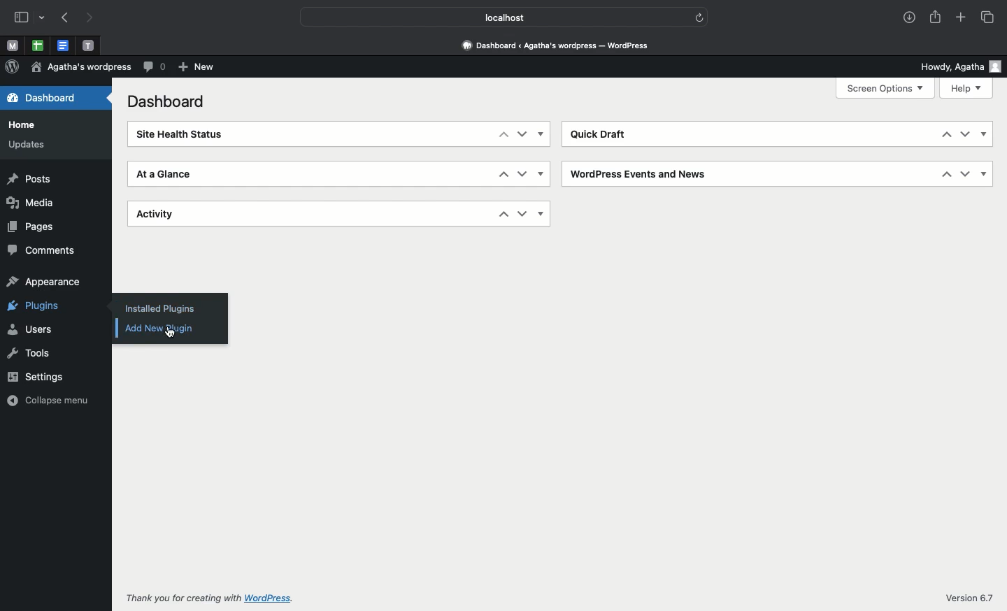  I want to click on Add new plugin, so click(161, 329).